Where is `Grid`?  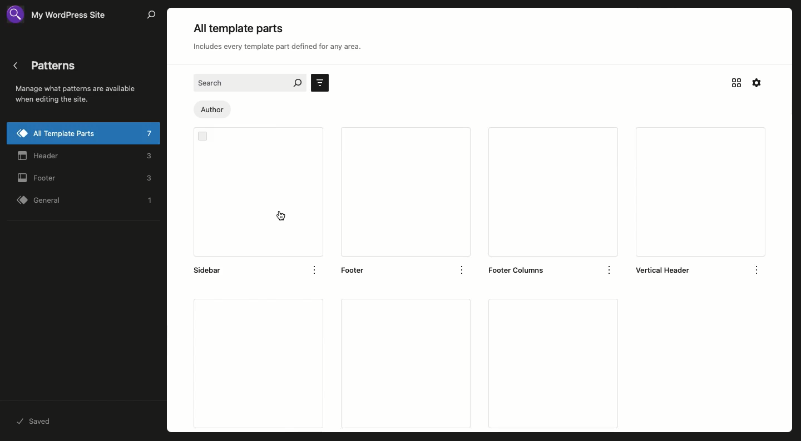 Grid is located at coordinates (737, 83).